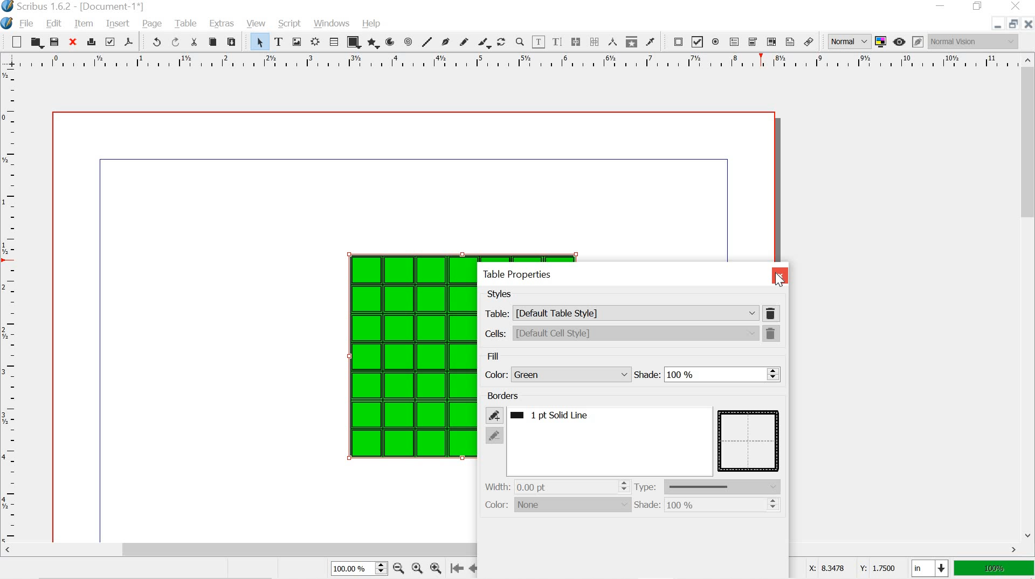 This screenshot has width=1035, height=579. Describe the element at coordinates (620, 313) in the screenshot. I see `table: [Default Table Style]` at that location.